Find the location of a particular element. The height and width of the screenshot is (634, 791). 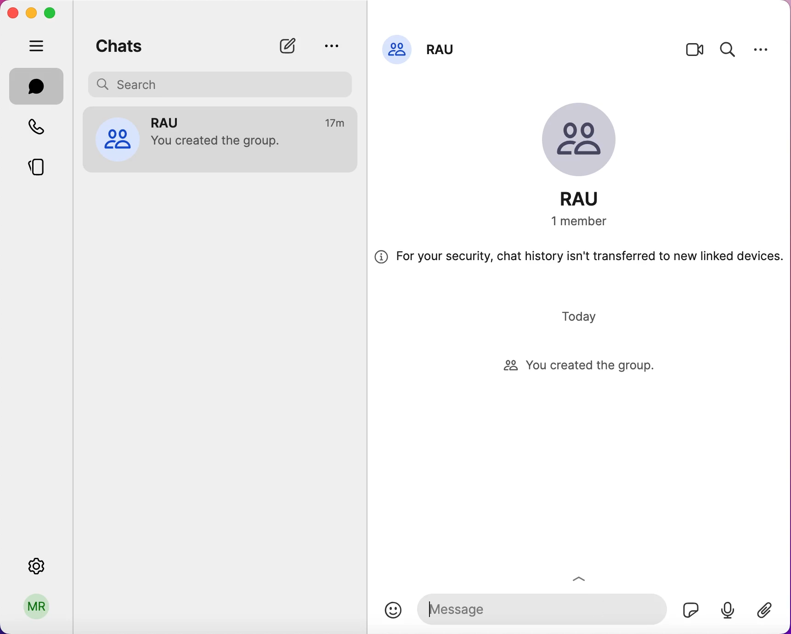

group  is located at coordinates (173, 122).